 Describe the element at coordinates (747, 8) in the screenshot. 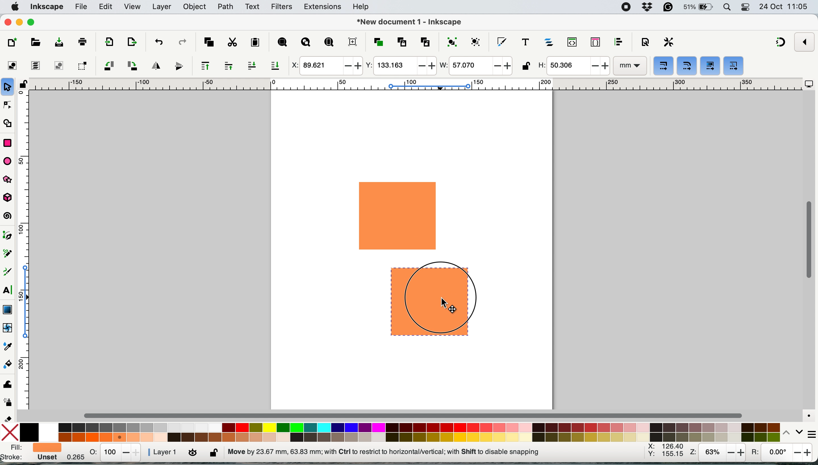

I see `control center` at that location.